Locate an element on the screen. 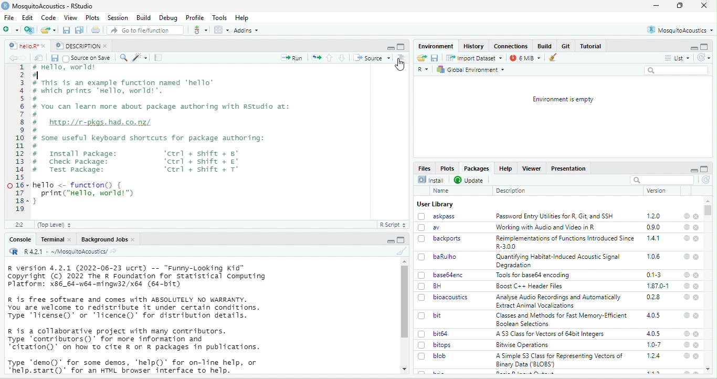 Image resolution: width=717 pixels, height=379 pixels. Terminal is located at coordinates (55, 239).